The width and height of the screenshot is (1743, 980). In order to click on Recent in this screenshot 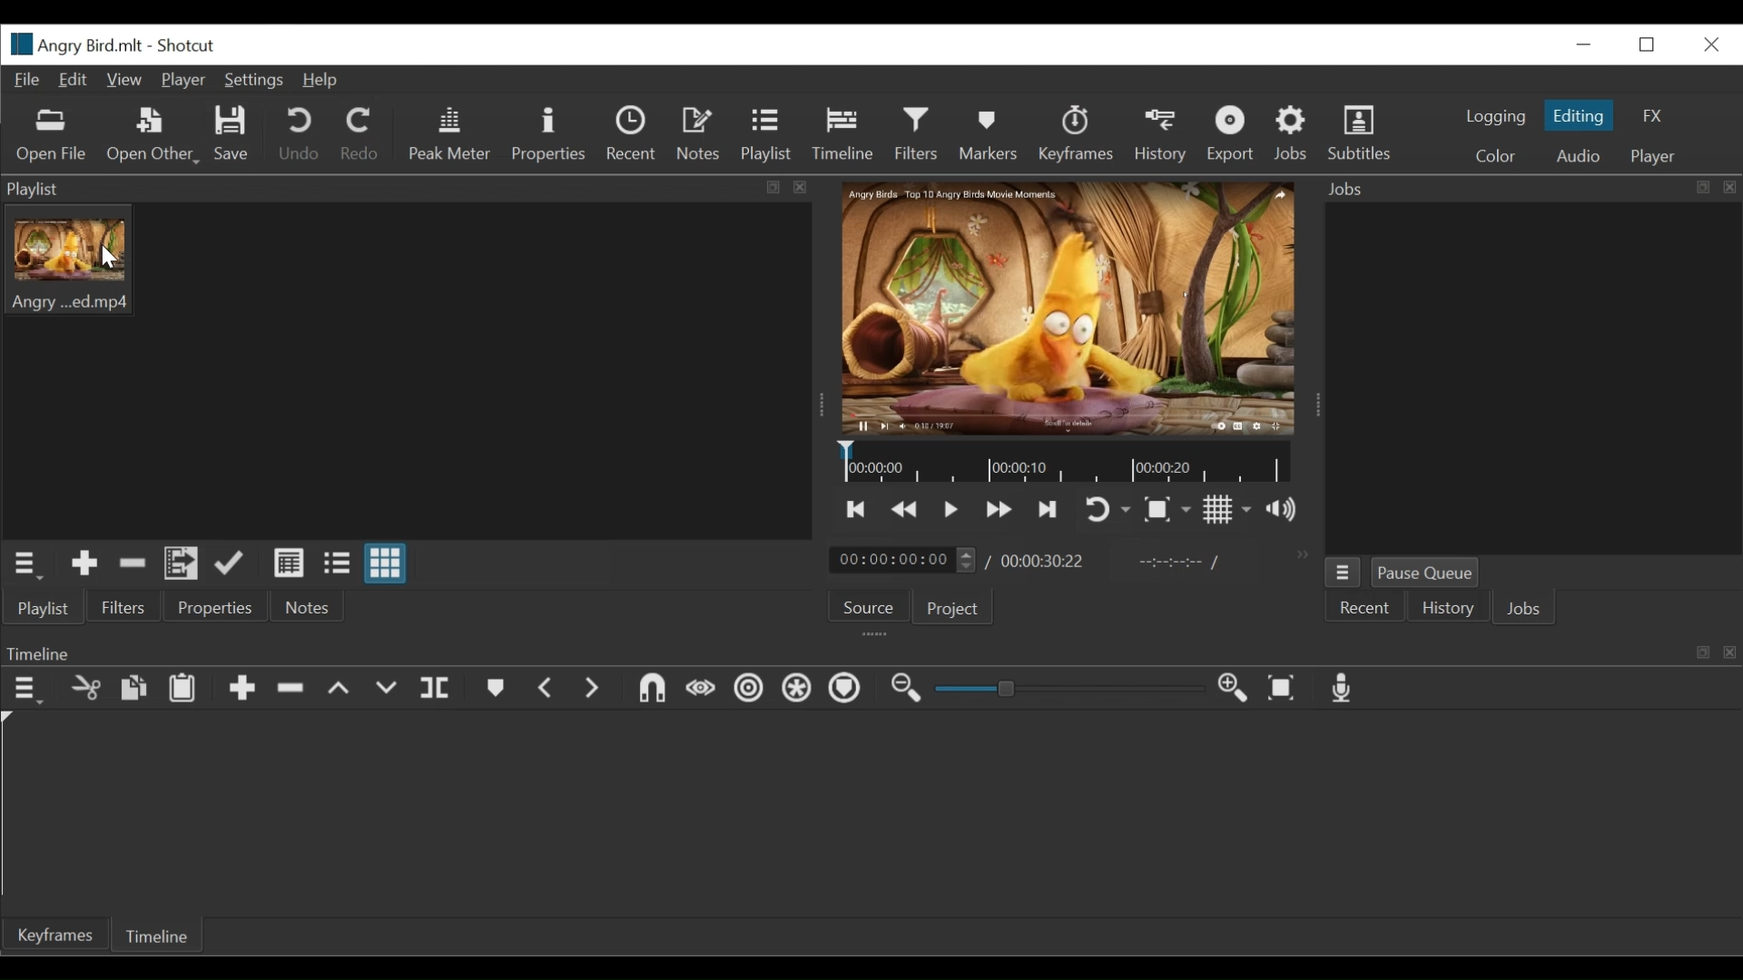, I will do `click(633, 133)`.